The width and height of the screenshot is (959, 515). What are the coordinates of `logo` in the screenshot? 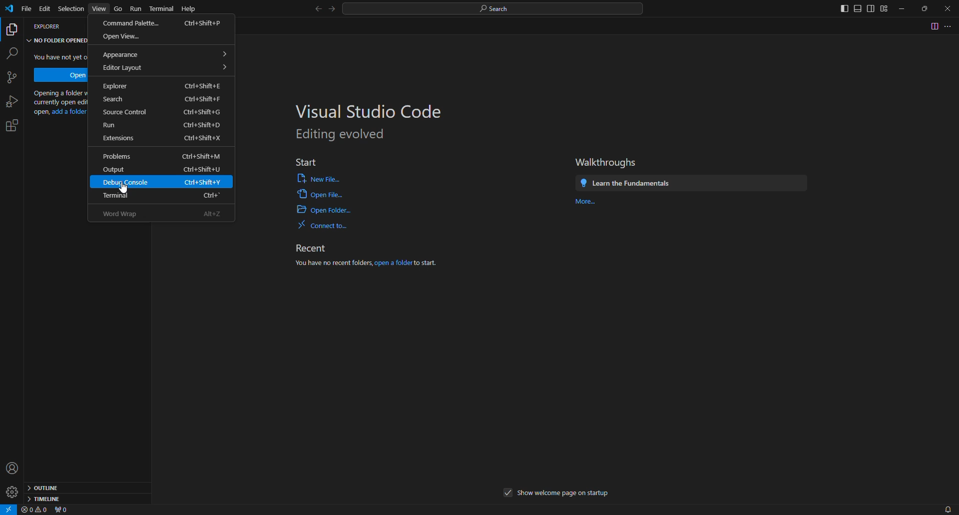 It's located at (10, 9).